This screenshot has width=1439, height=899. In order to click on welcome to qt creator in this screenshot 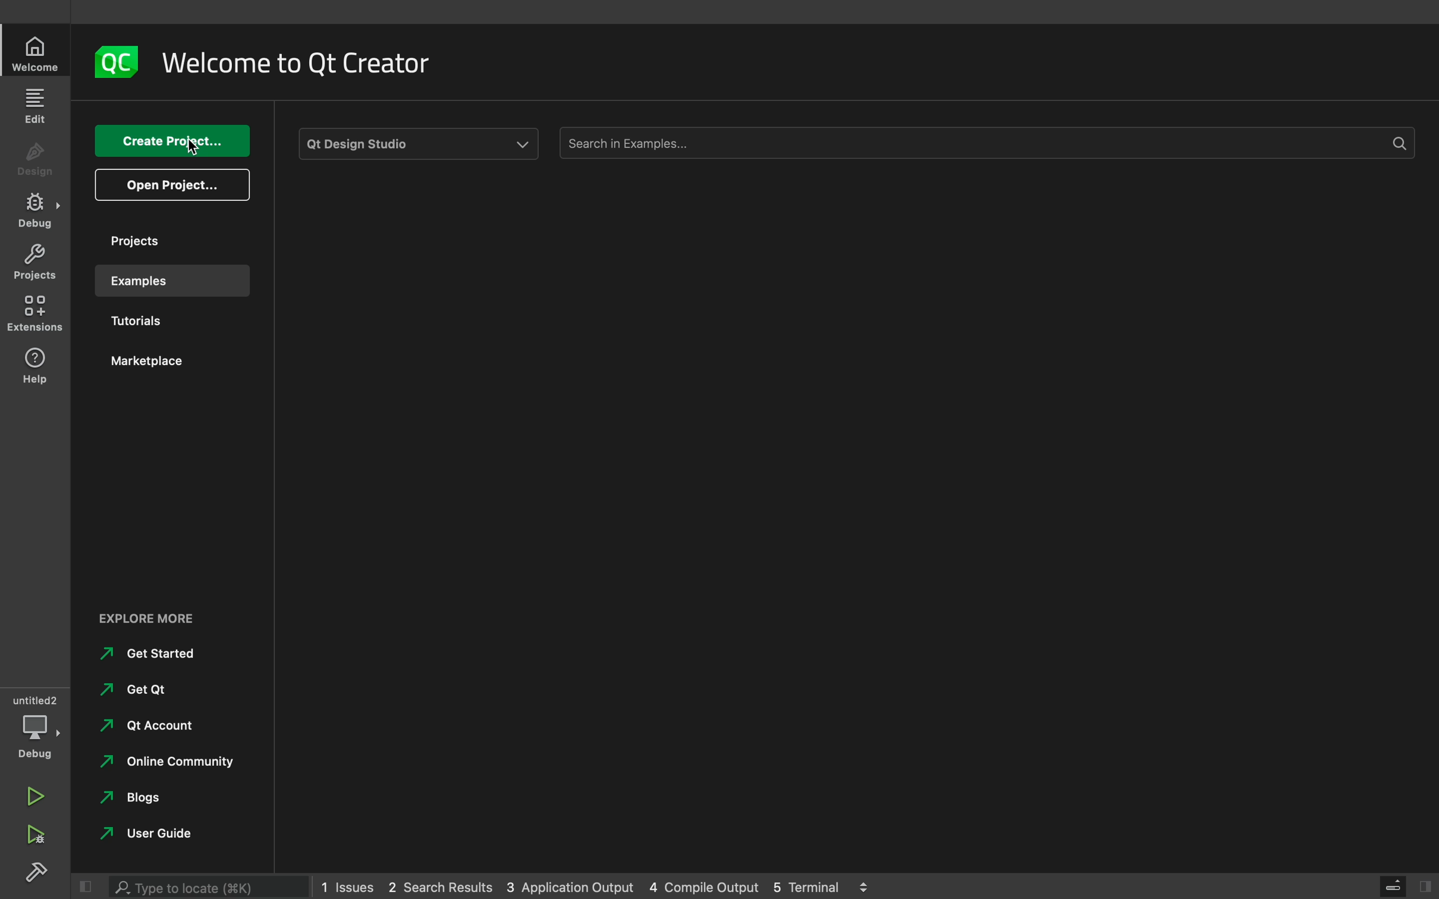, I will do `click(307, 63)`.